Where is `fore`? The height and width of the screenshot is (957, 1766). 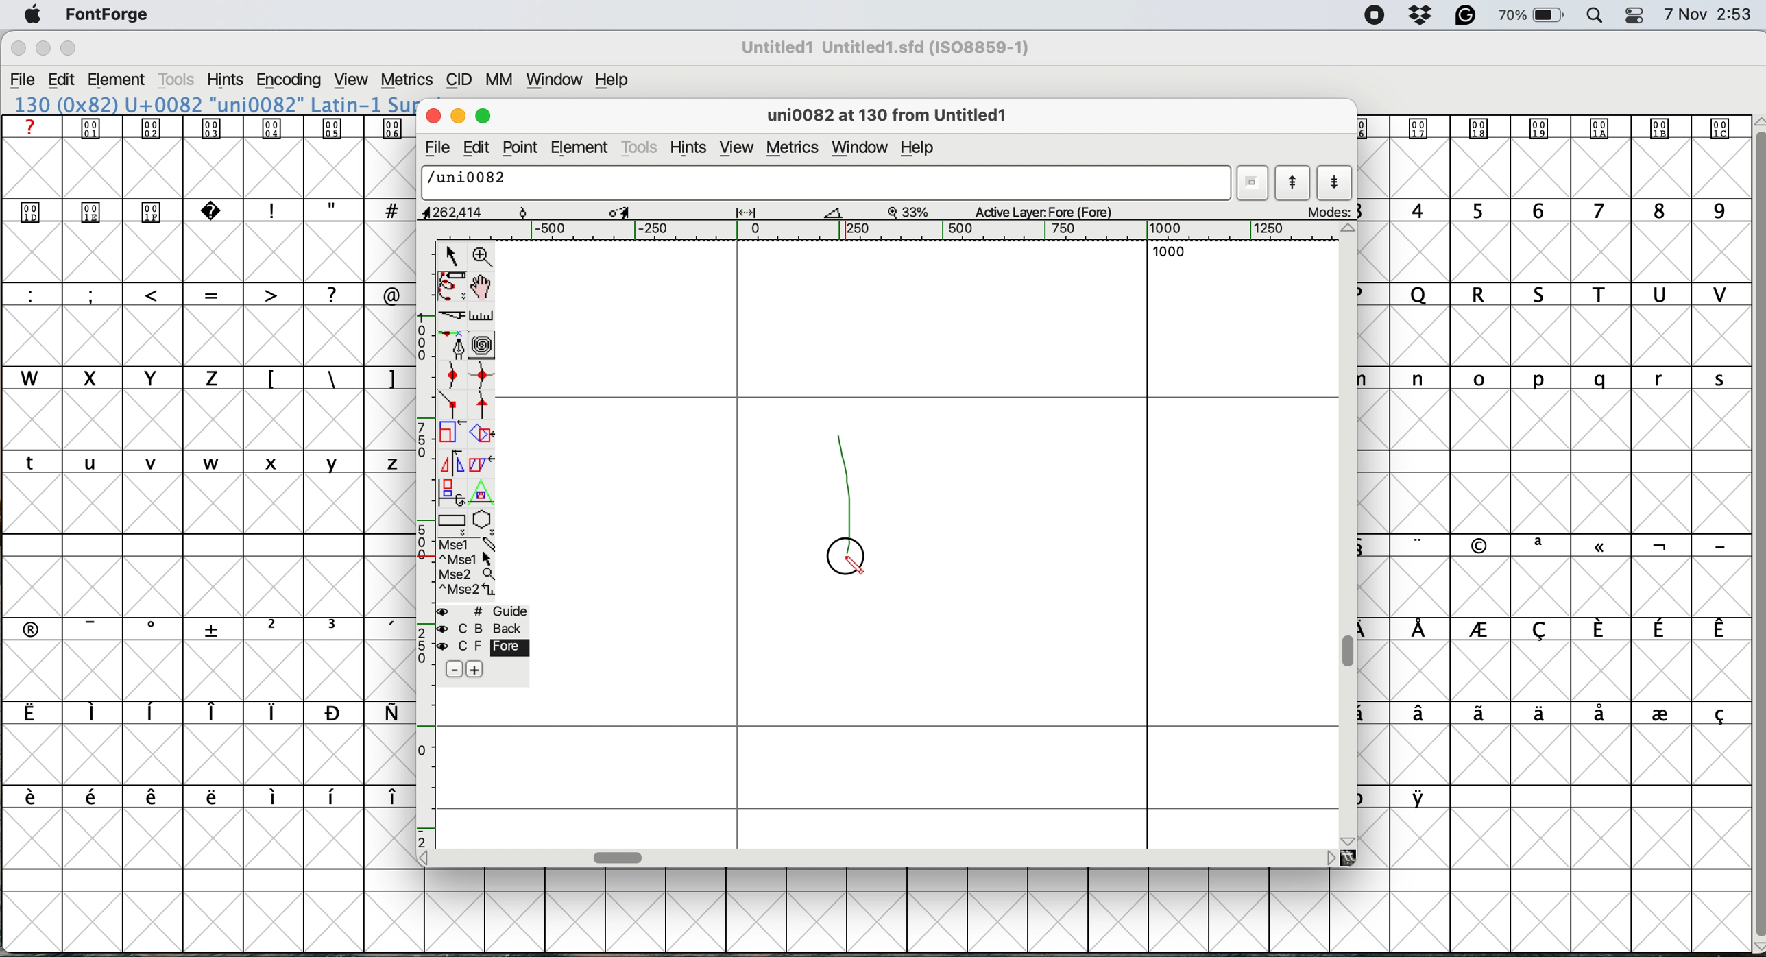
fore is located at coordinates (481, 649).